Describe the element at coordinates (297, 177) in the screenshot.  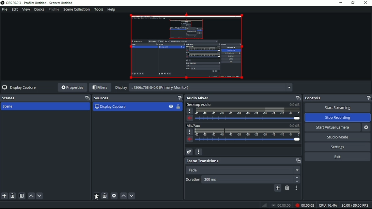
I see `Up arrow` at that location.